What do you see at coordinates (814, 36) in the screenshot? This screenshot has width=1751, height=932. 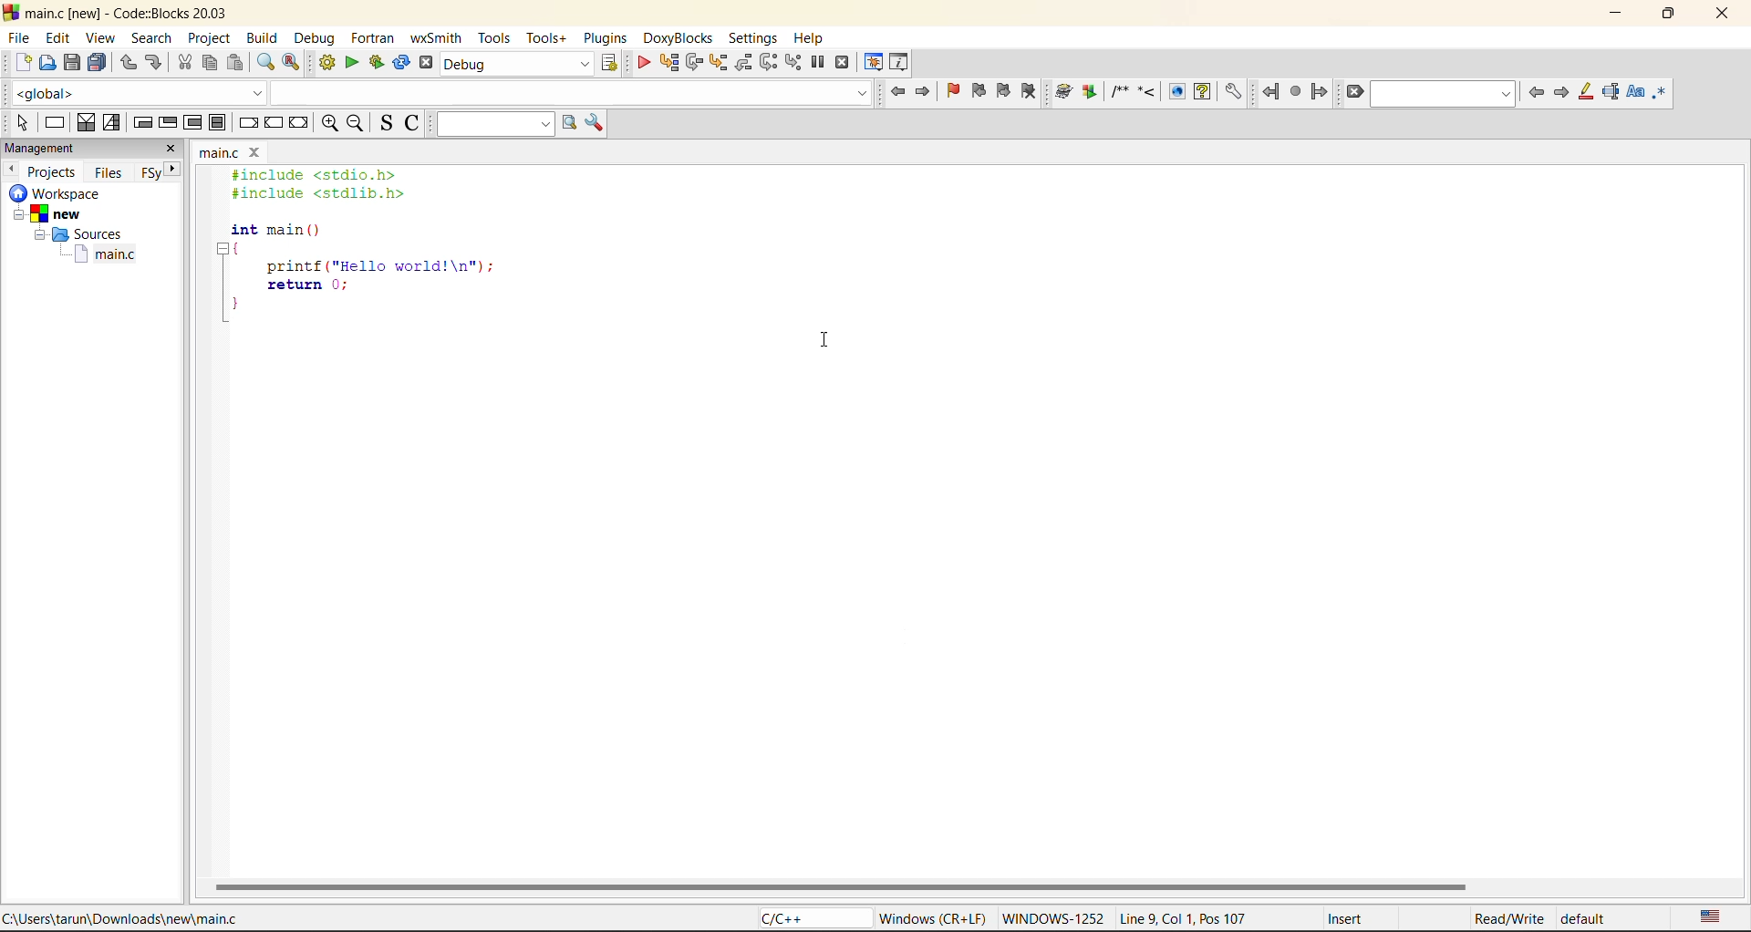 I see `help` at bounding box center [814, 36].